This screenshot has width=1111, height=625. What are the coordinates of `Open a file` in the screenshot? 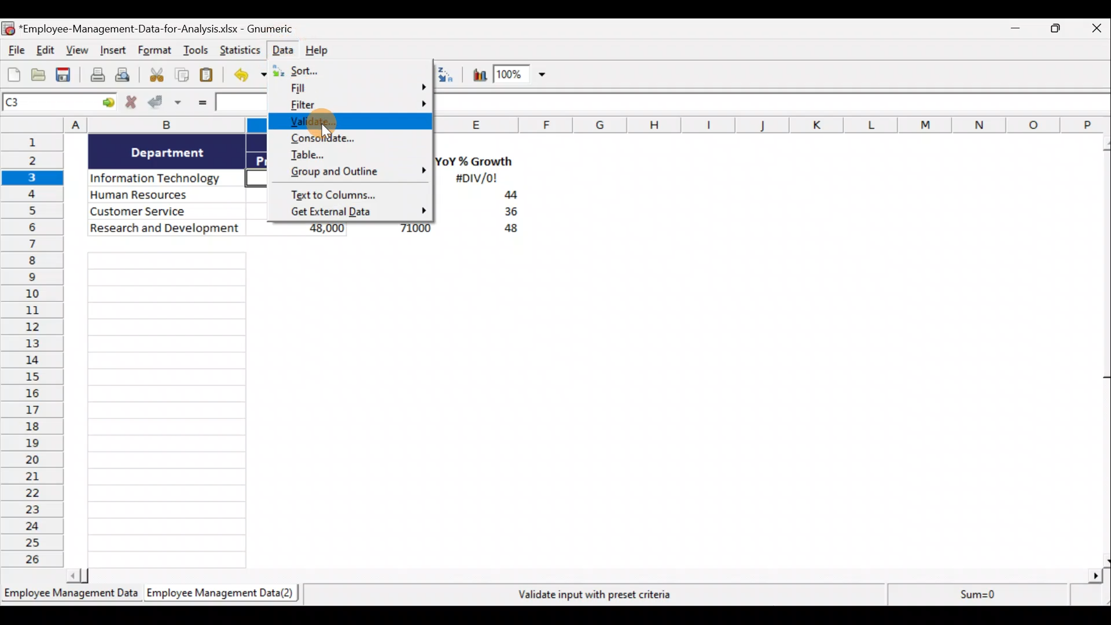 It's located at (39, 75).